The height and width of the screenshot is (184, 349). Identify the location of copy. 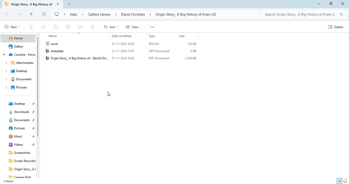
(43, 27).